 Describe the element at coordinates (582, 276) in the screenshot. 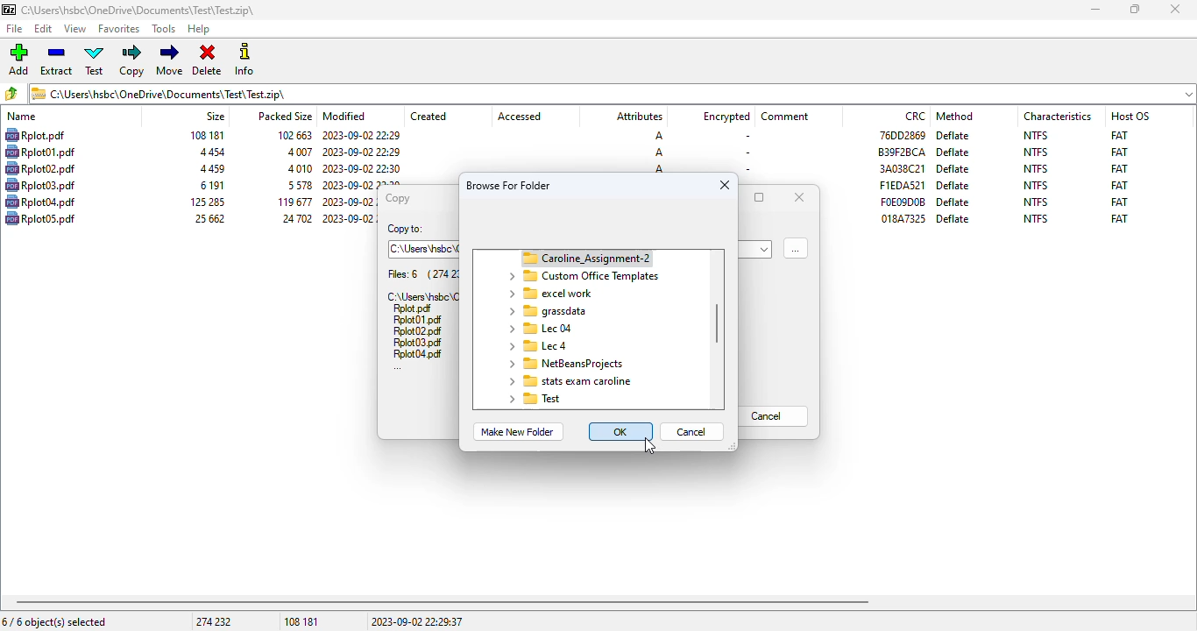

I see `folder name` at that location.